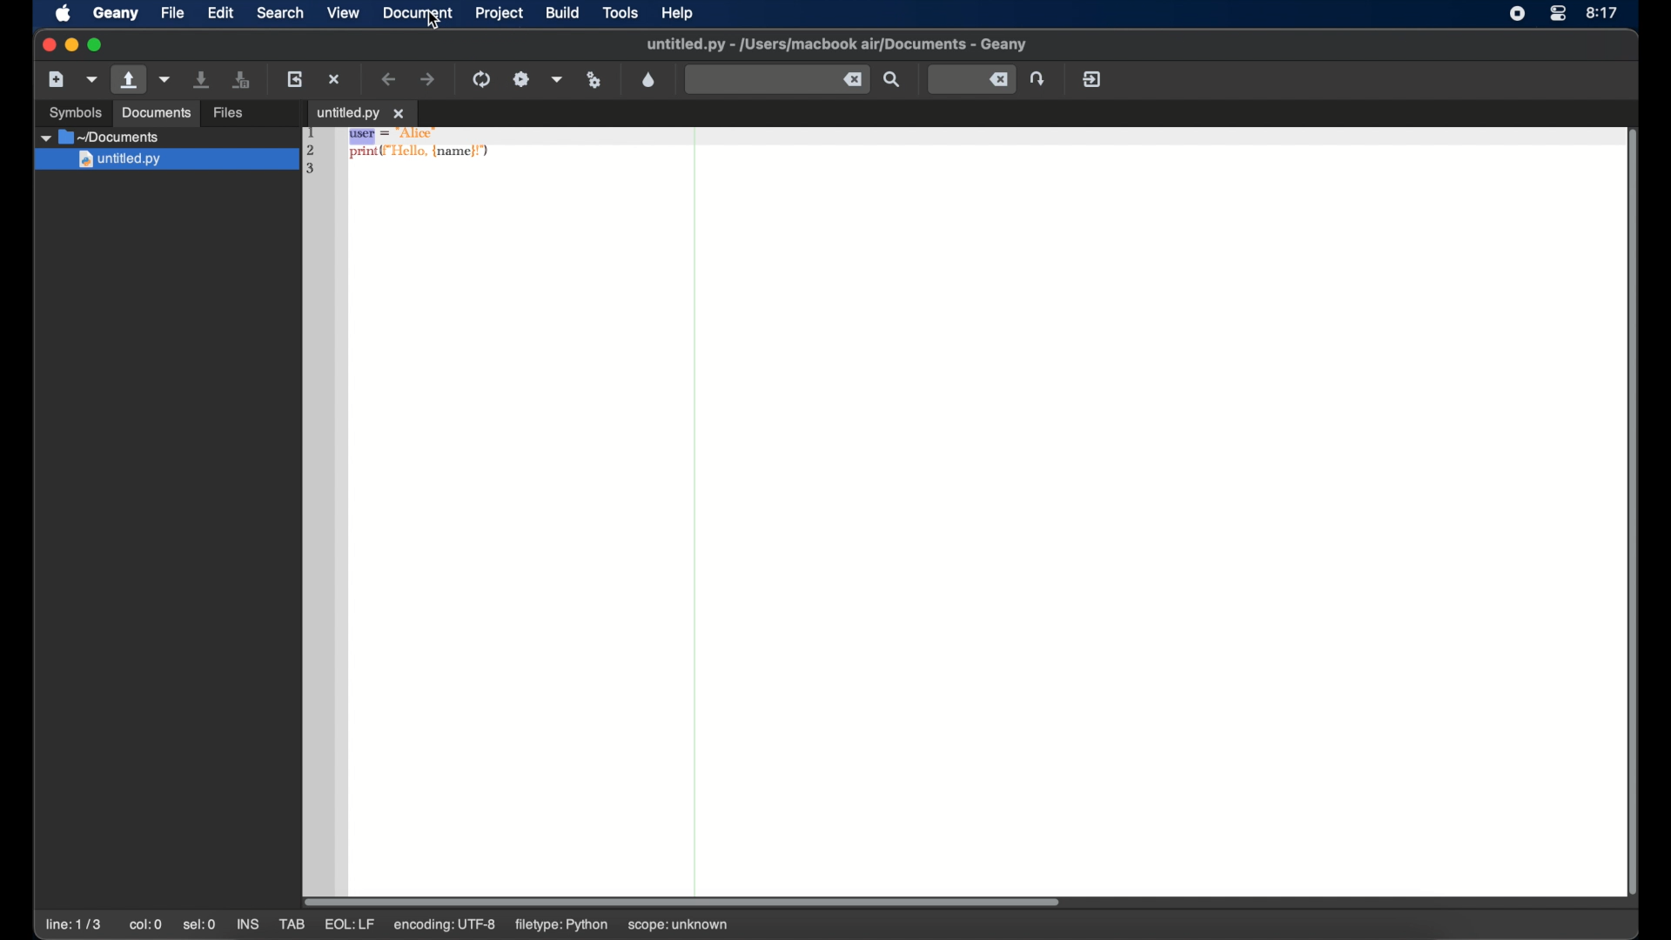 The image size is (1671, 940). I want to click on create a new file, so click(57, 79).